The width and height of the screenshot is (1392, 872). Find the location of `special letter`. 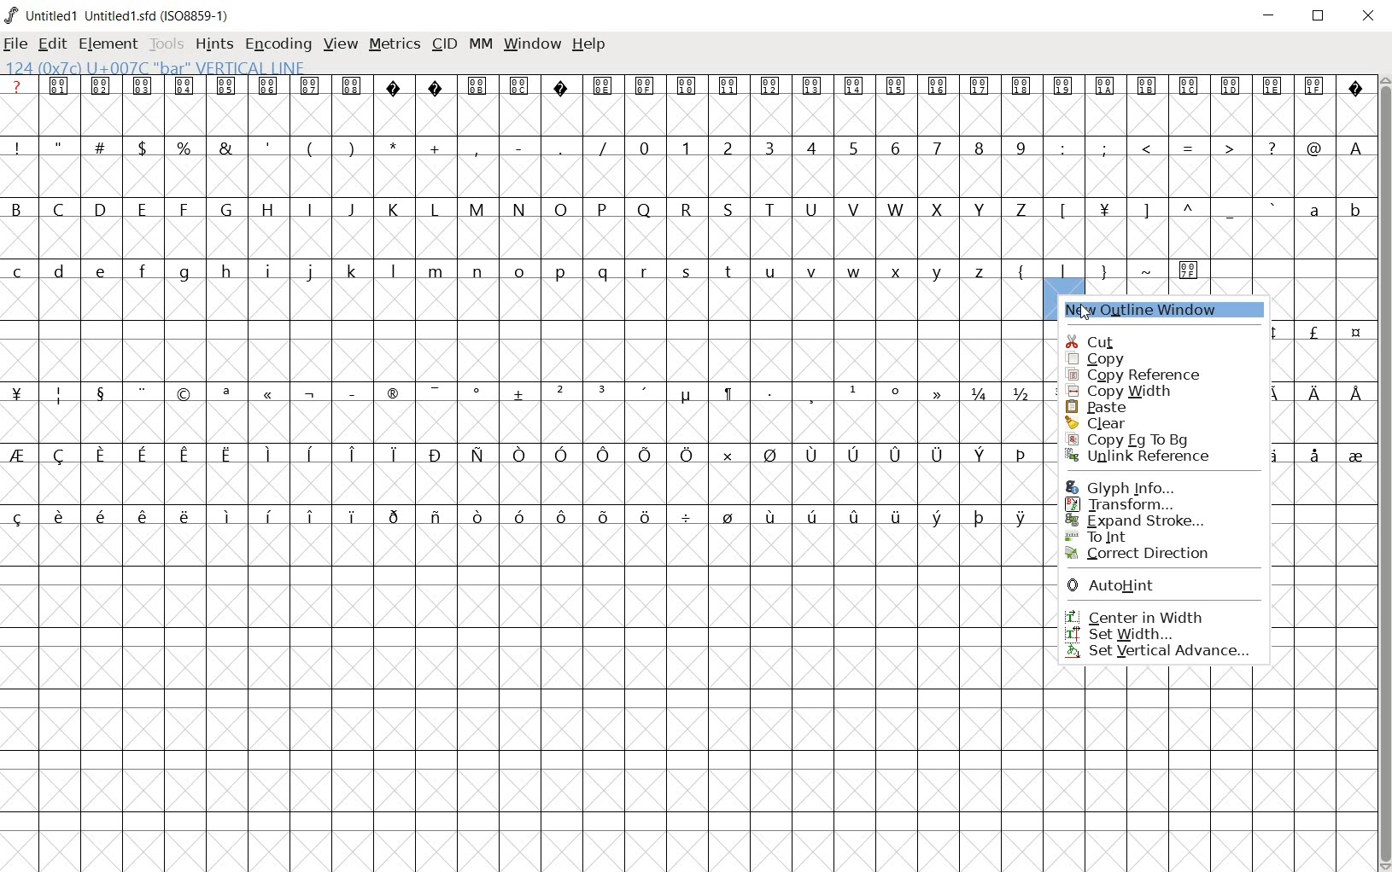

special letter is located at coordinates (1332, 453).